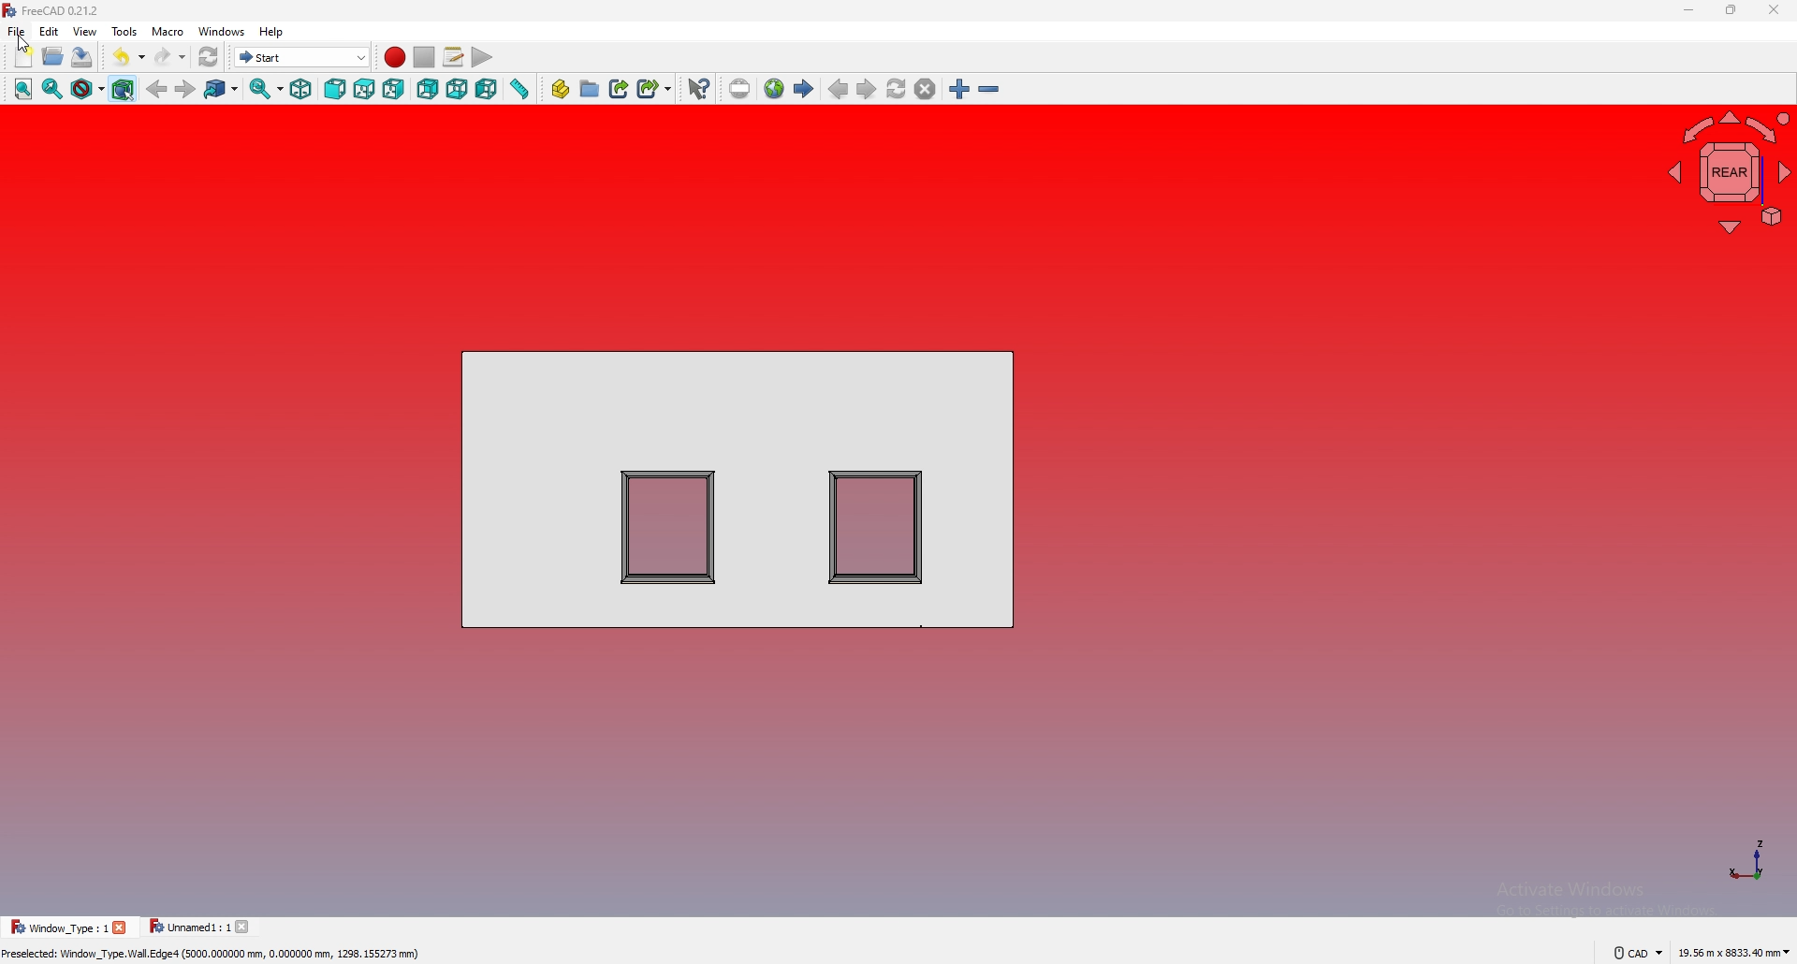 This screenshot has height=964, width=1797. I want to click on record macros, so click(394, 57).